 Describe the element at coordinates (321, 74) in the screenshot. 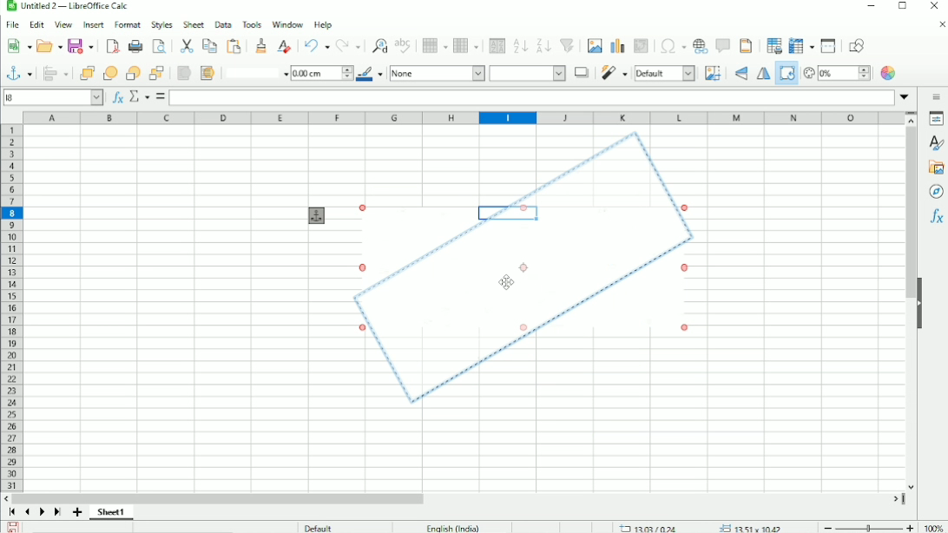

I see `1.00 cm` at that location.